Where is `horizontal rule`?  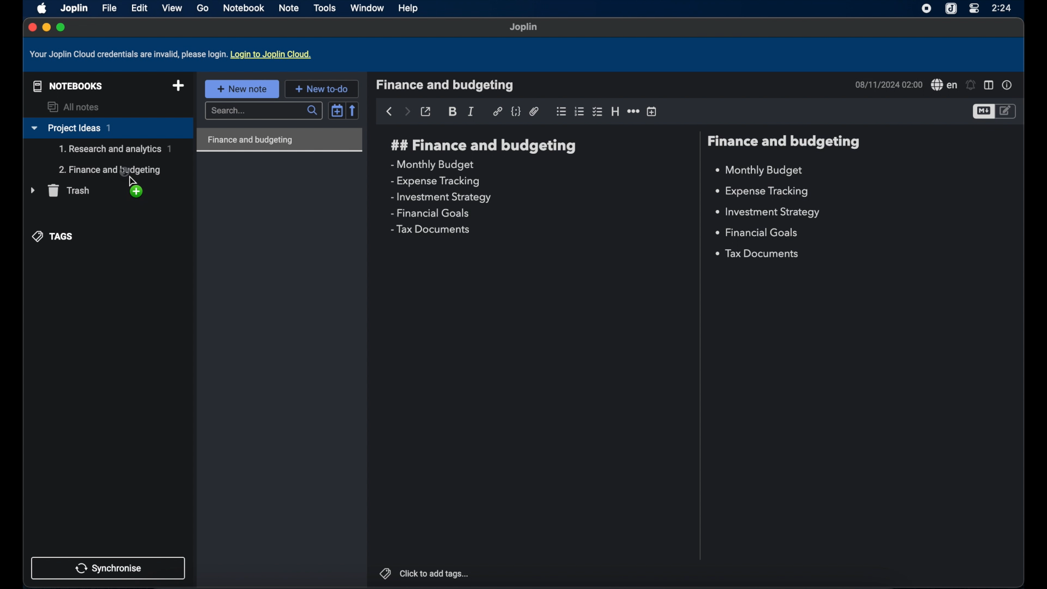 horizontal rule is located at coordinates (633, 112).